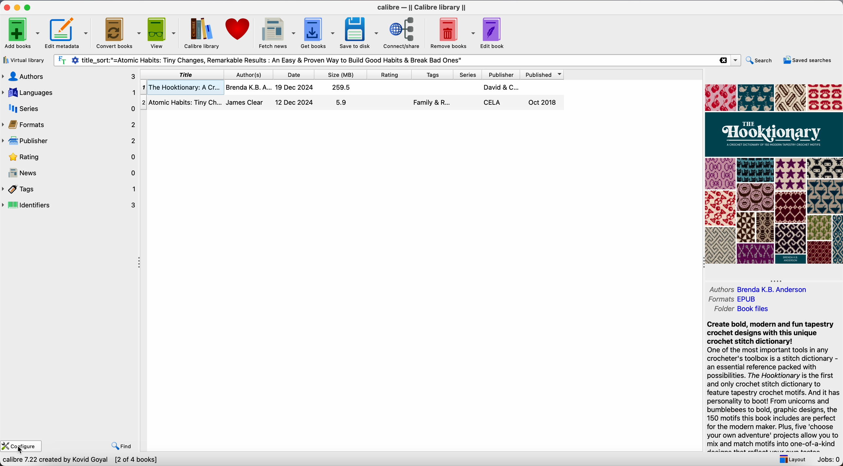  What do you see at coordinates (422, 7) in the screenshot?
I see `Calibre - ||Calibre library||` at bounding box center [422, 7].